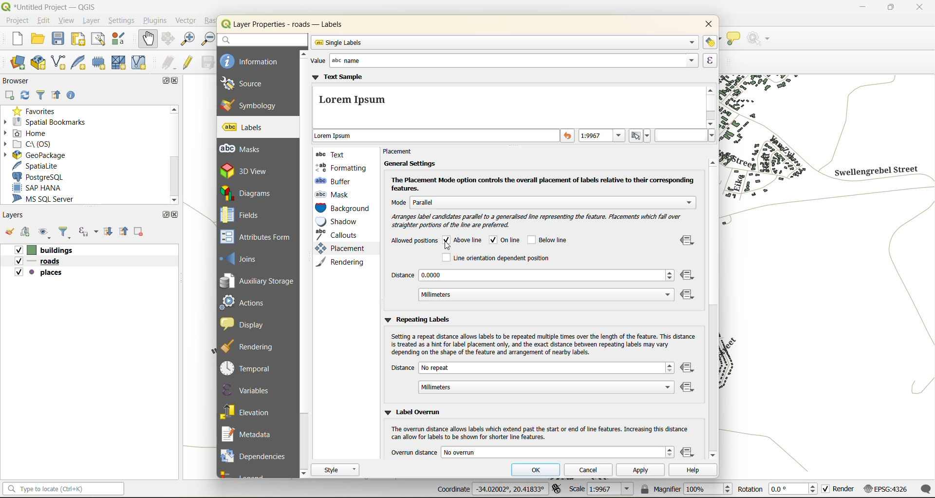 The height and width of the screenshot is (498, 935). Describe the element at coordinates (24, 97) in the screenshot. I see `refresh` at that location.